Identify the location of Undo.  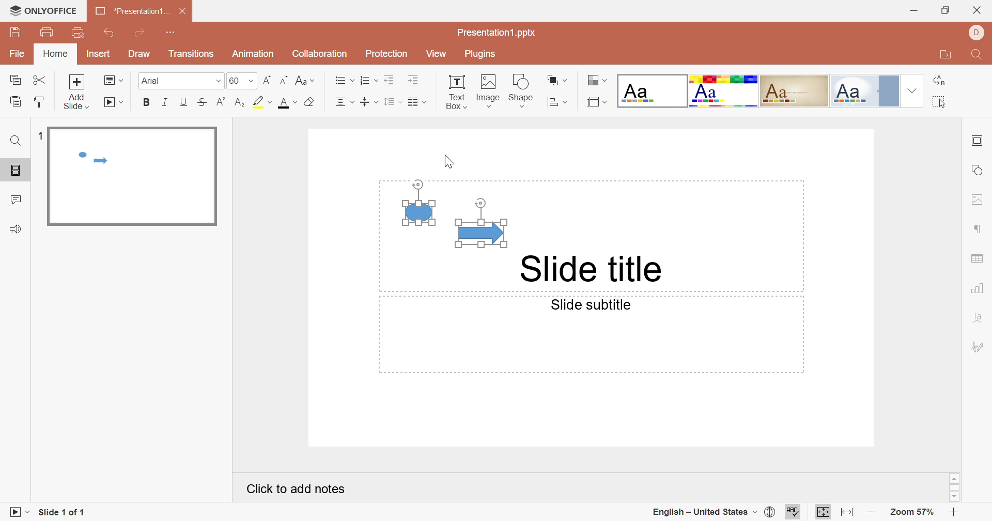
(110, 35).